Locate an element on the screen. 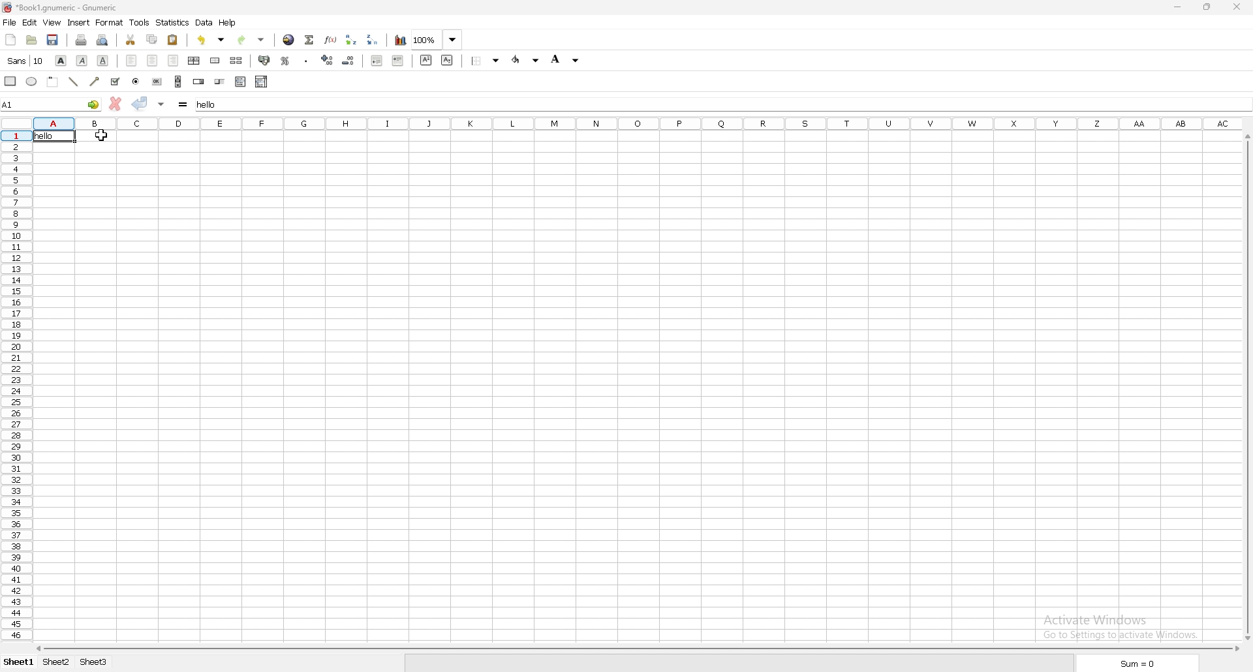  foreground is located at coordinates (566, 60).